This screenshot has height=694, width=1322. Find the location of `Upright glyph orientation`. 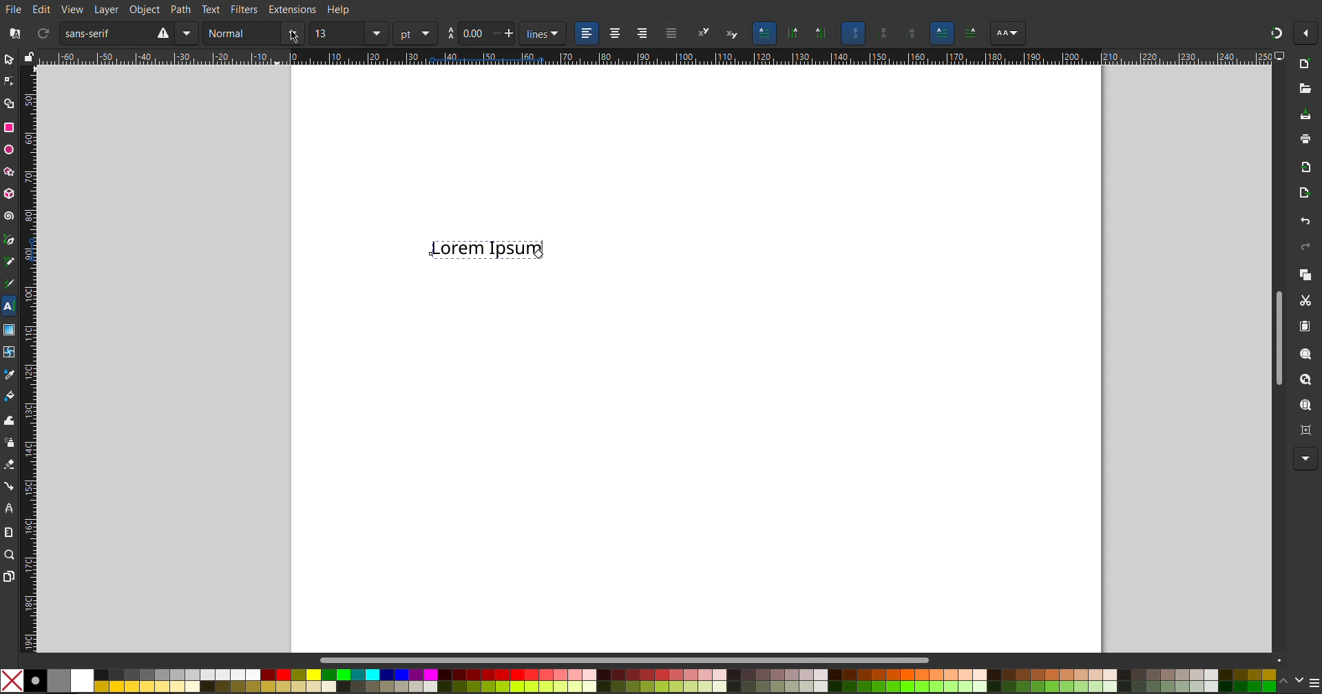

Upright glyph orientation is located at coordinates (884, 34).